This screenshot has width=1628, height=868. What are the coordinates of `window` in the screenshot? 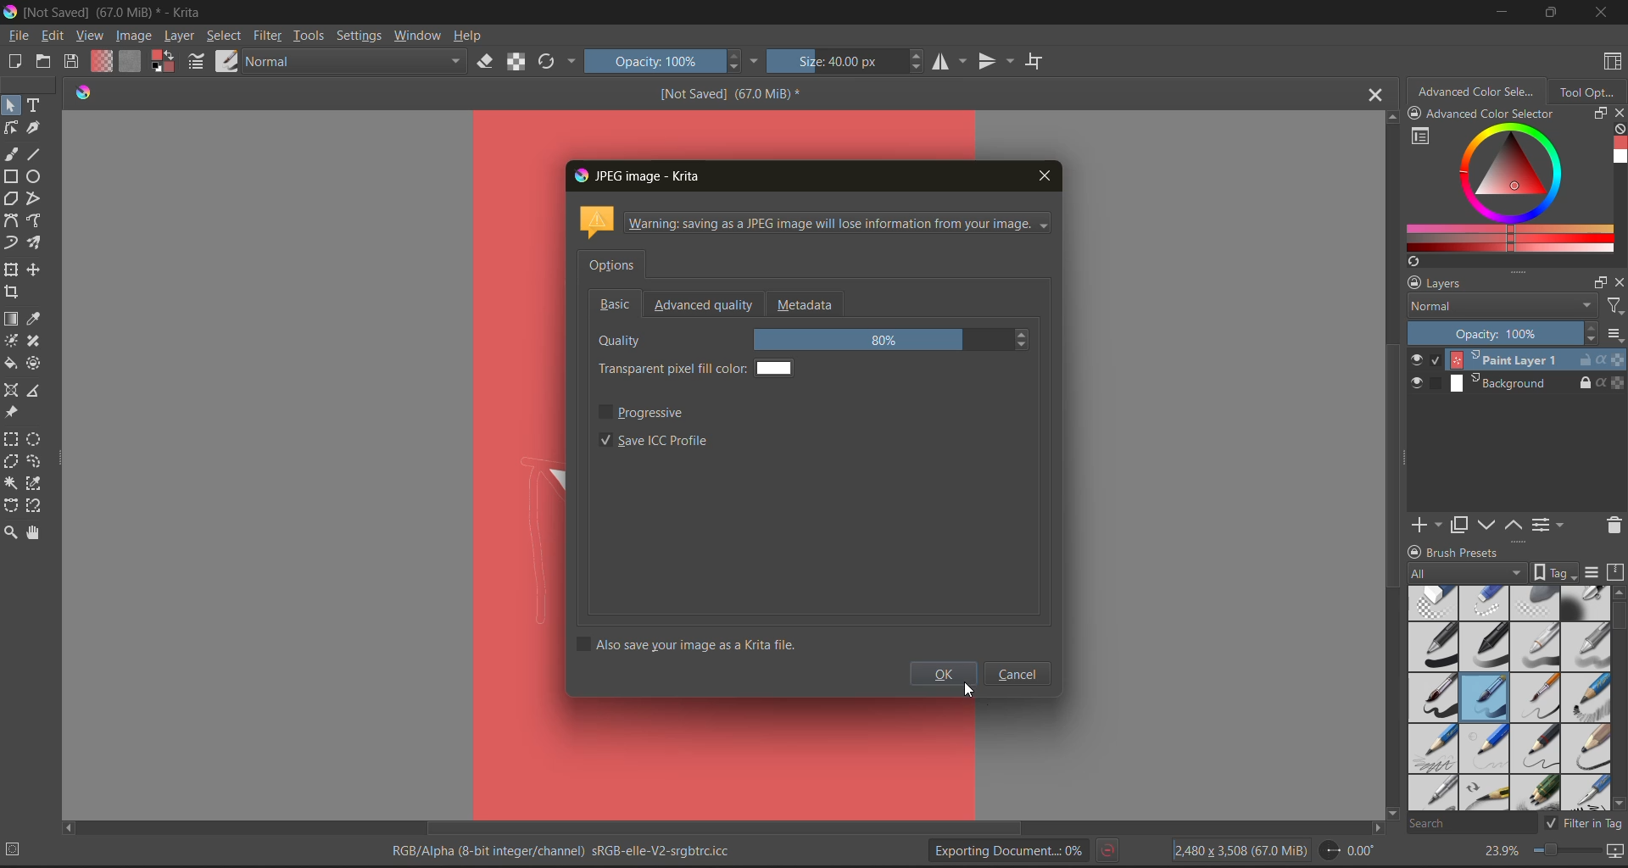 It's located at (420, 36).